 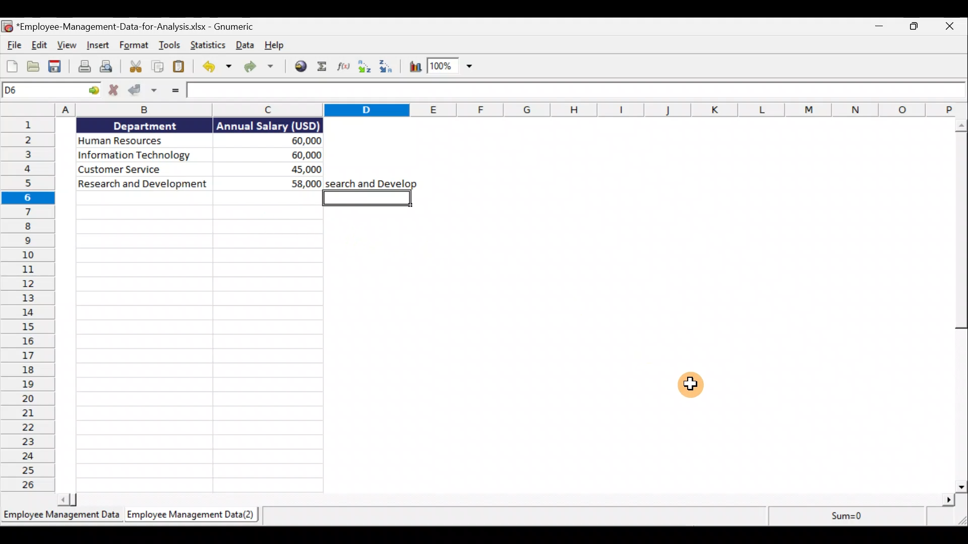 What do you see at coordinates (274, 46) in the screenshot?
I see `Help` at bounding box center [274, 46].